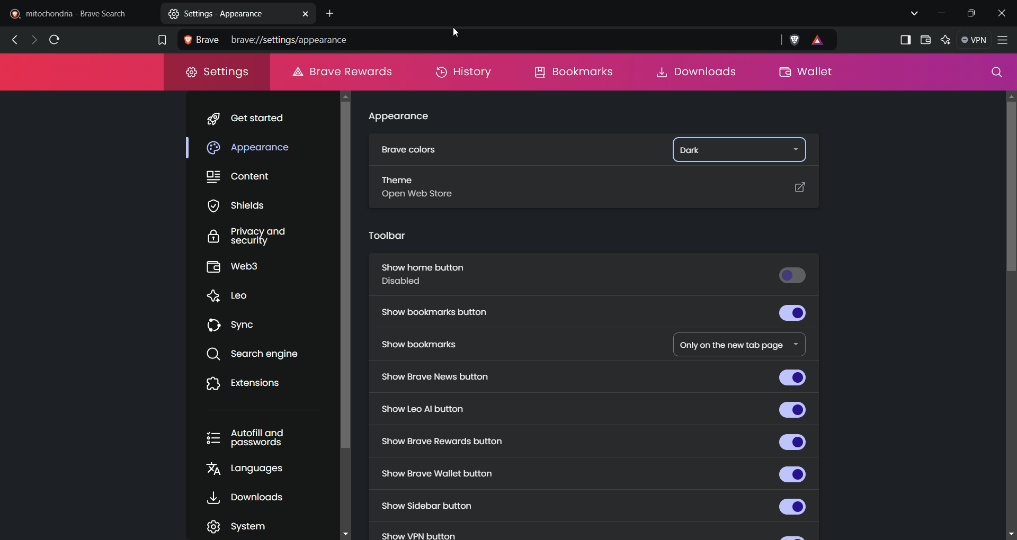 The height and width of the screenshot is (540, 1017). Describe the element at coordinates (716, 150) in the screenshot. I see `dark` at that location.